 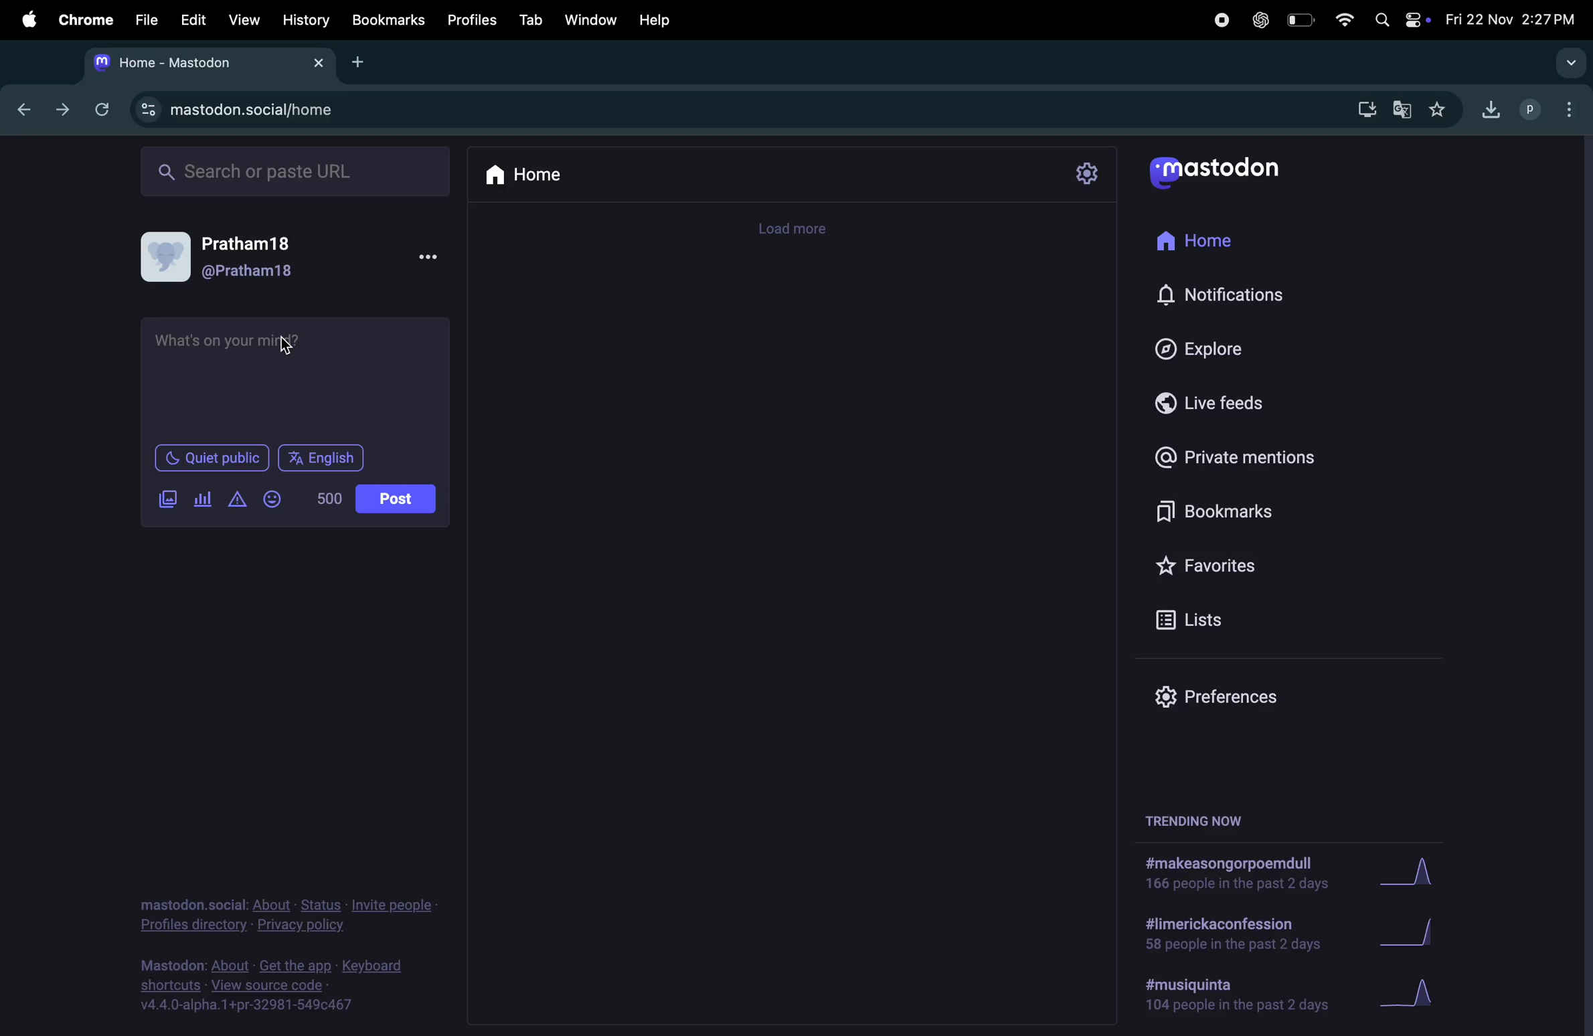 I want to click on tab, so click(x=530, y=18).